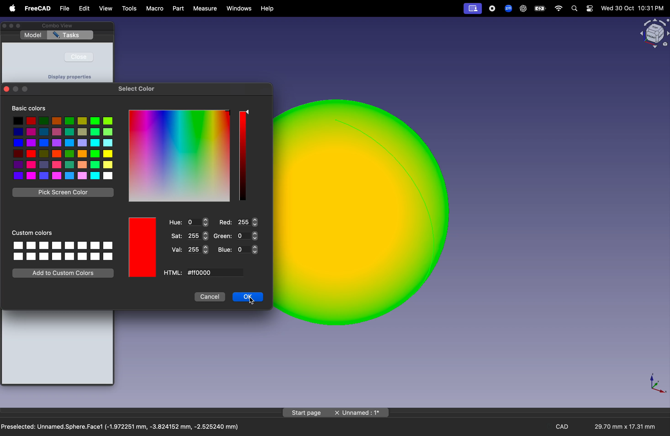 This screenshot has height=436, width=670. What do you see at coordinates (574, 8) in the screenshot?
I see `search` at bounding box center [574, 8].